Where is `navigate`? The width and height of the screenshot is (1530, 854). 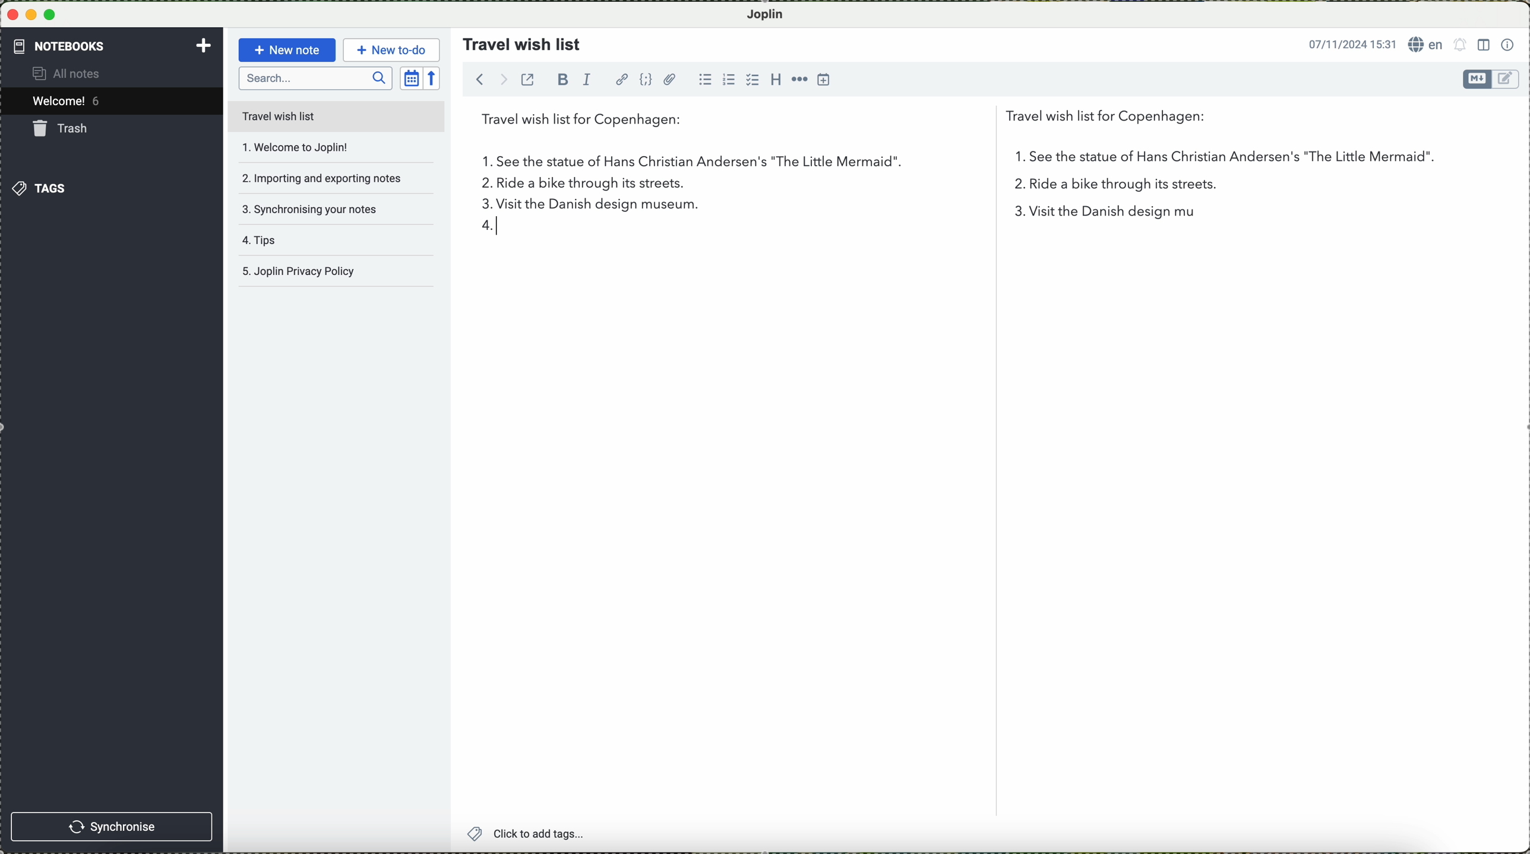 navigate is located at coordinates (485, 82).